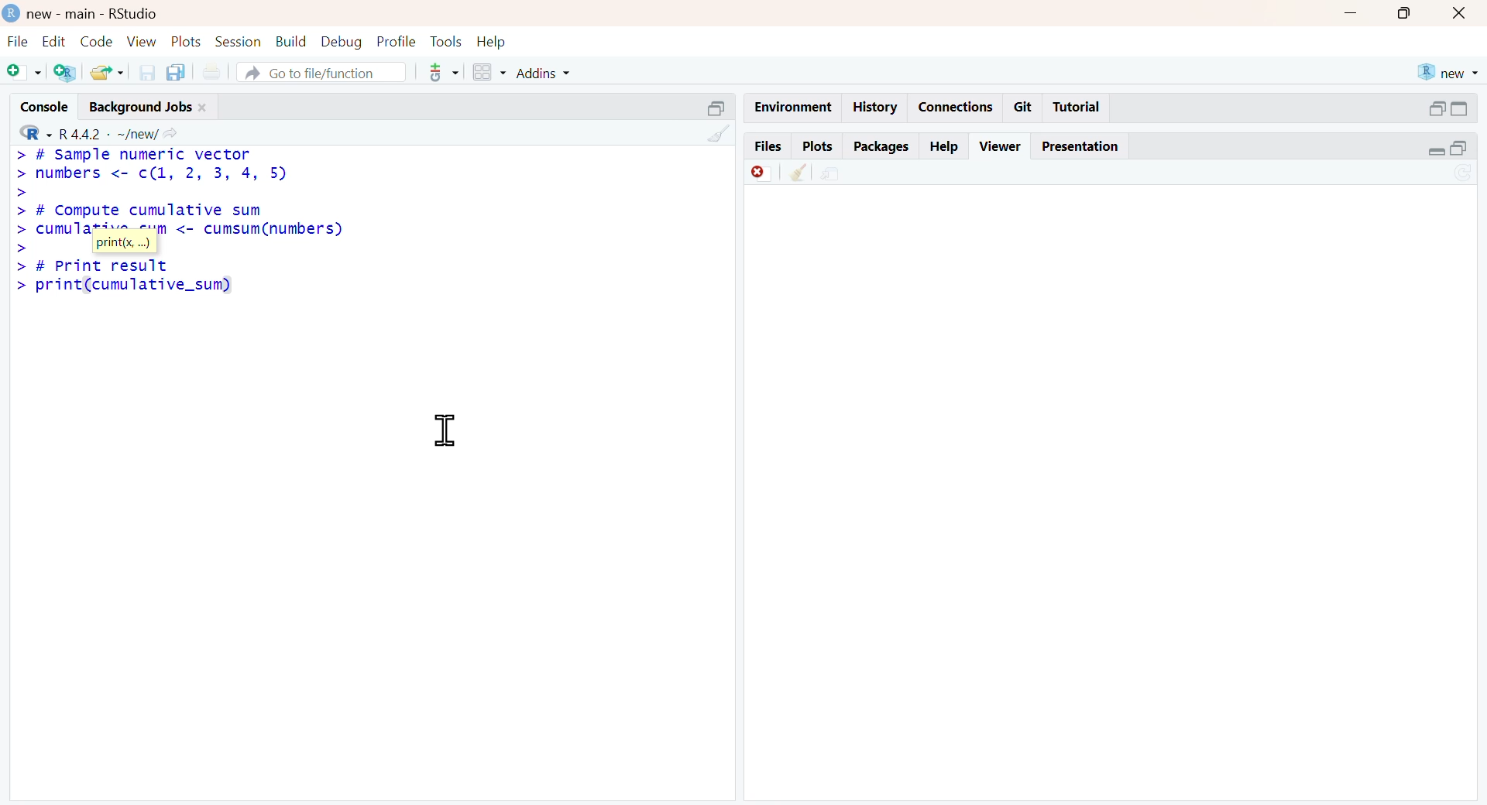 The image size is (1487, 805). I want to click on open in separate window, so click(718, 108).